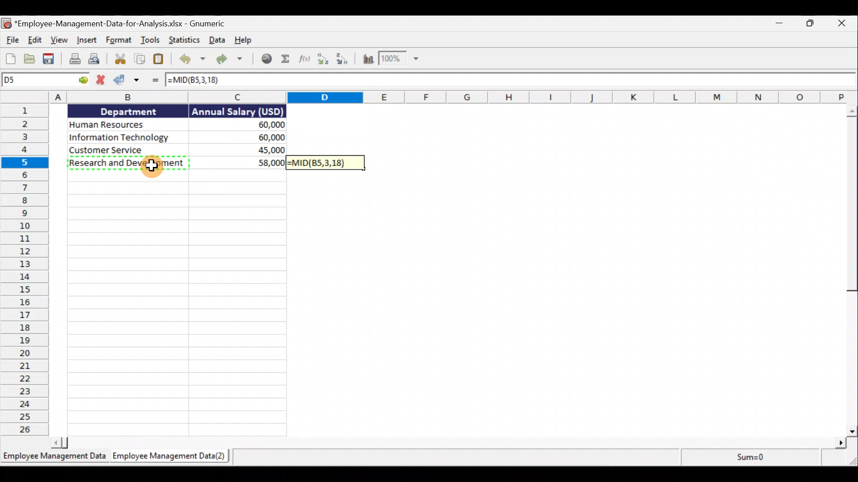  I want to click on View, so click(60, 41).